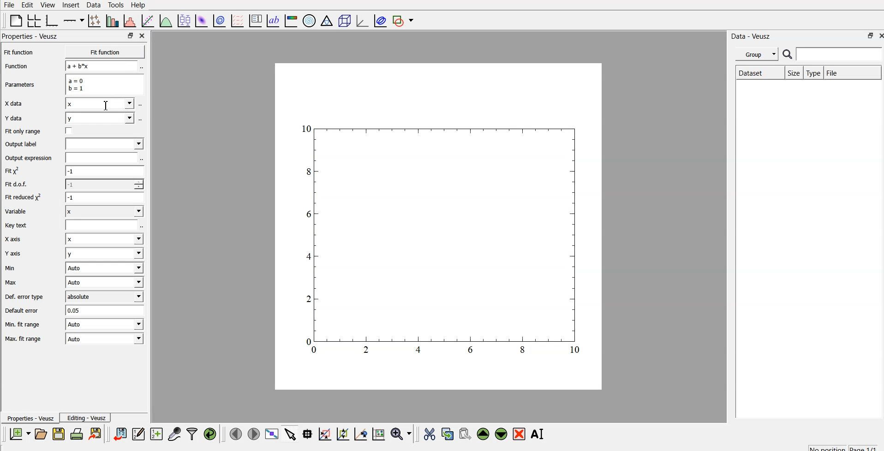 This screenshot has width=884, height=451. What do you see at coordinates (105, 158) in the screenshot?
I see `input expression` at bounding box center [105, 158].